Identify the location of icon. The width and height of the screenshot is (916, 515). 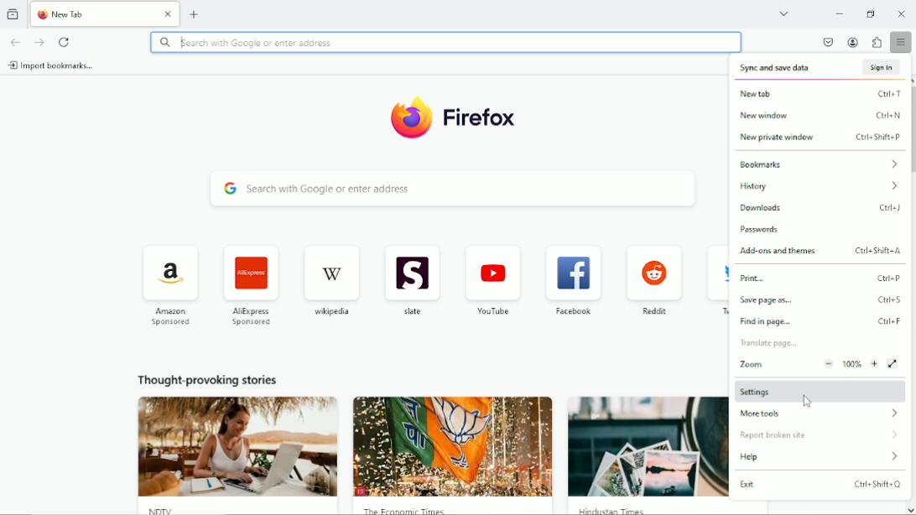
(409, 270).